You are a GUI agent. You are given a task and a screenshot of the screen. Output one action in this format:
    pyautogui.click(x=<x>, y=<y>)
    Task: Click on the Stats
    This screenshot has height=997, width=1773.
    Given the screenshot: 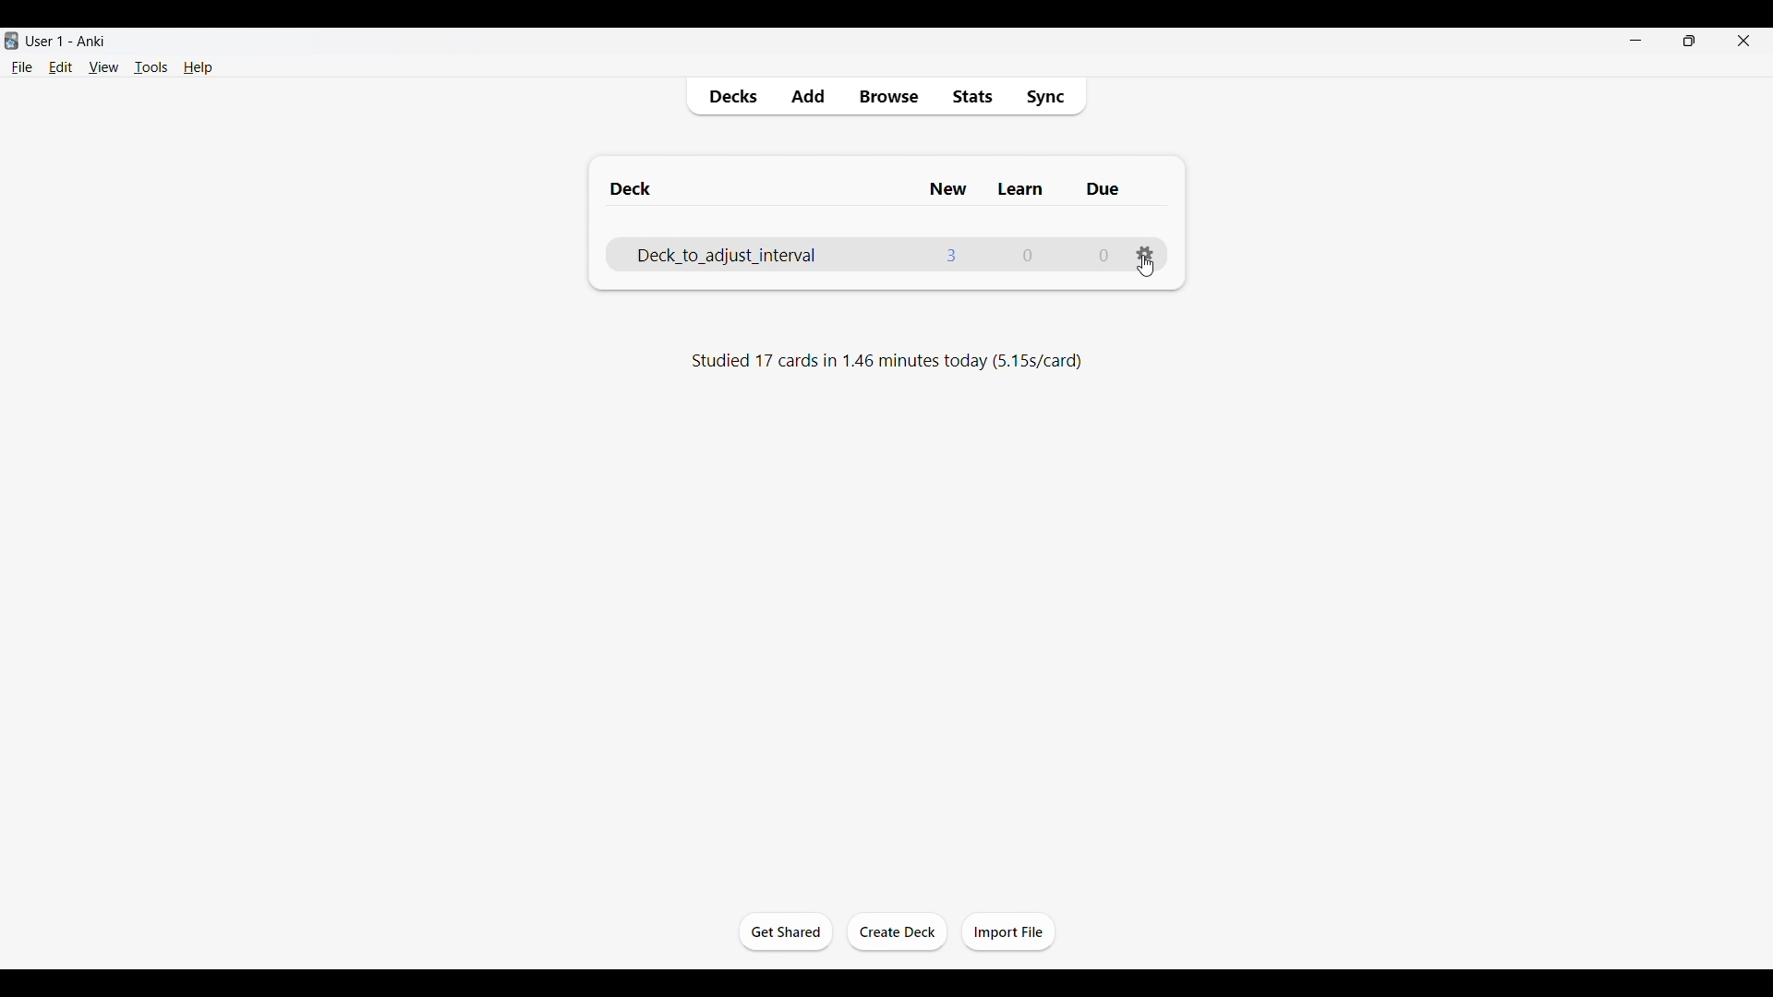 What is the action you would take?
    pyautogui.click(x=972, y=97)
    